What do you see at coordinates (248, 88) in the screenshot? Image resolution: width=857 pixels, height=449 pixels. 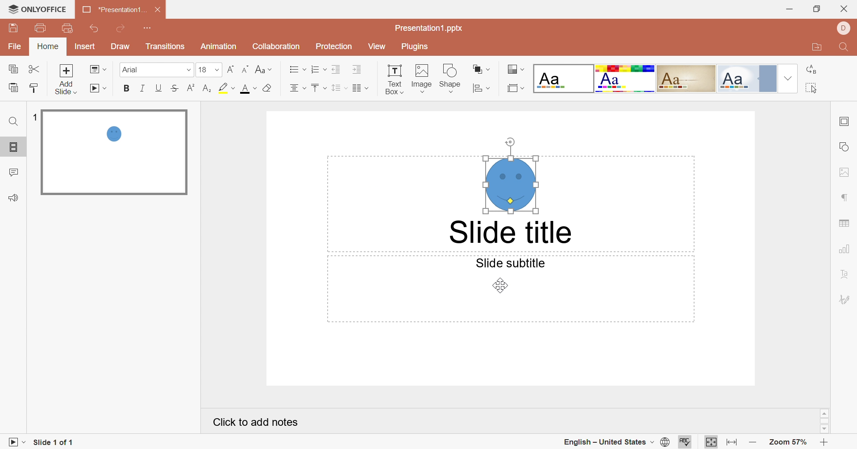 I see `Font color` at bounding box center [248, 88].